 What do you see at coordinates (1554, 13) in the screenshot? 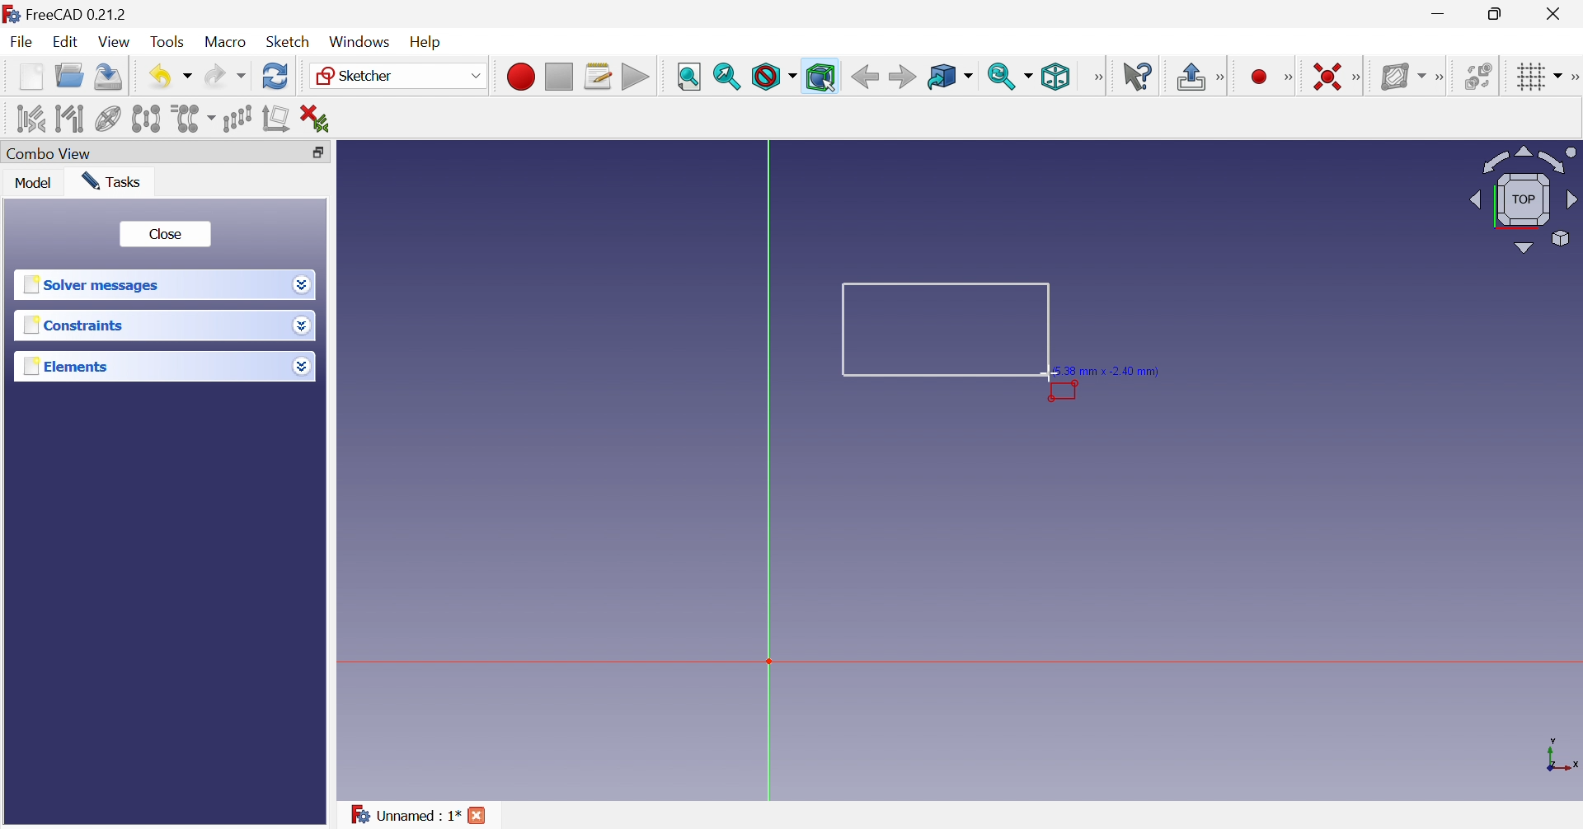
I see `Close` at bounding box center [1554, 13].